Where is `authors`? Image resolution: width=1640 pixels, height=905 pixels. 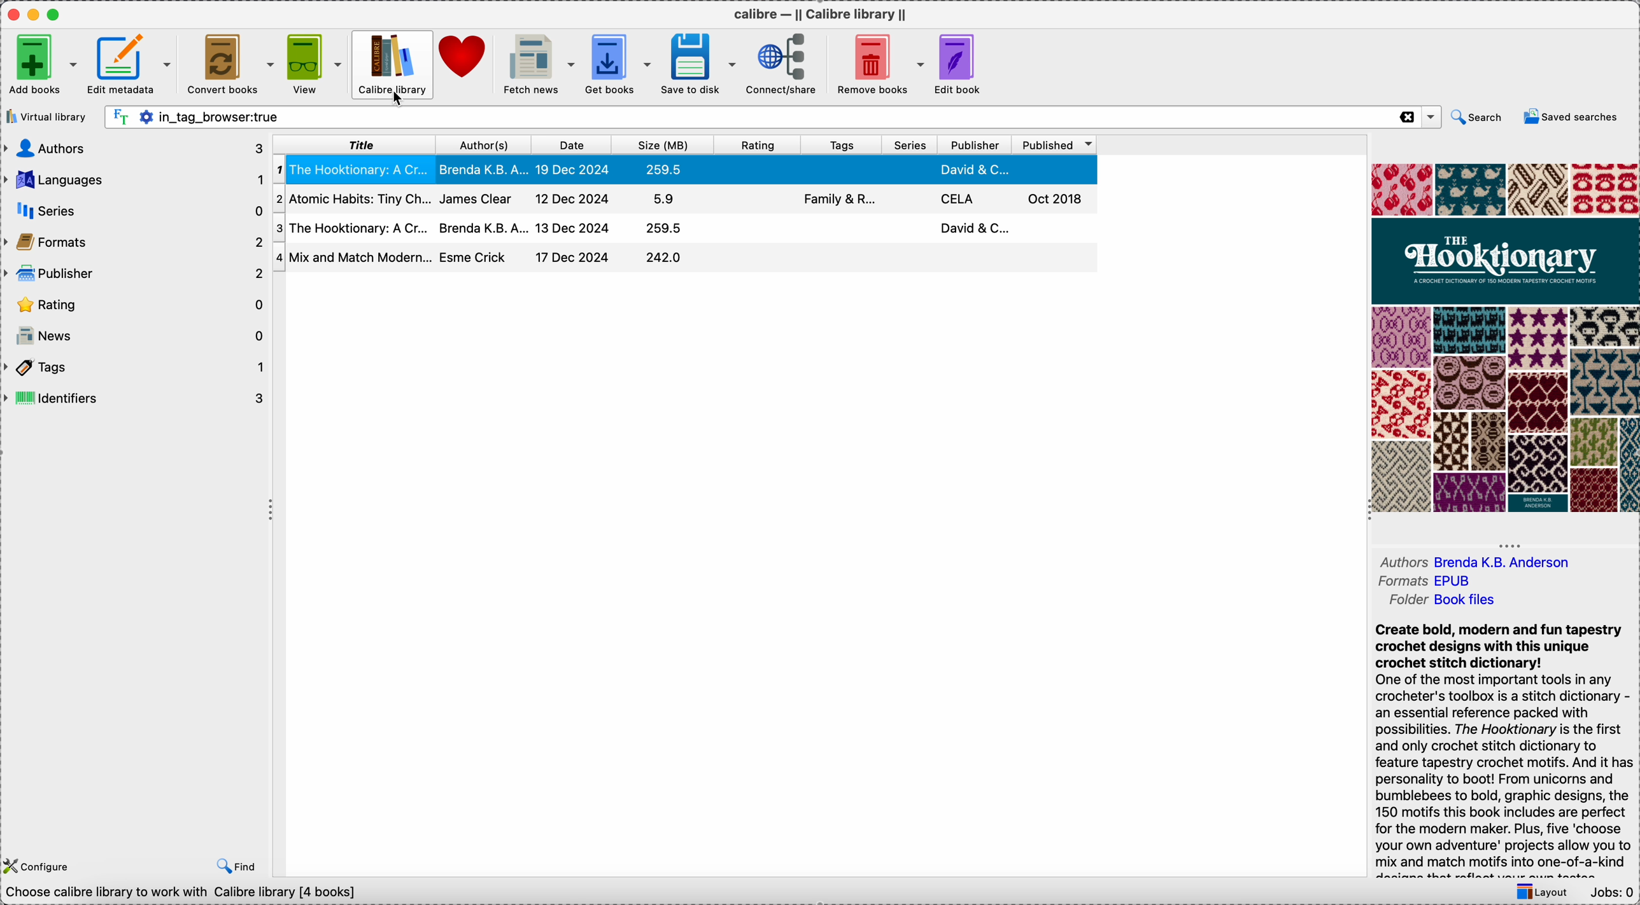 authors is located at coordinates (1474, 561).